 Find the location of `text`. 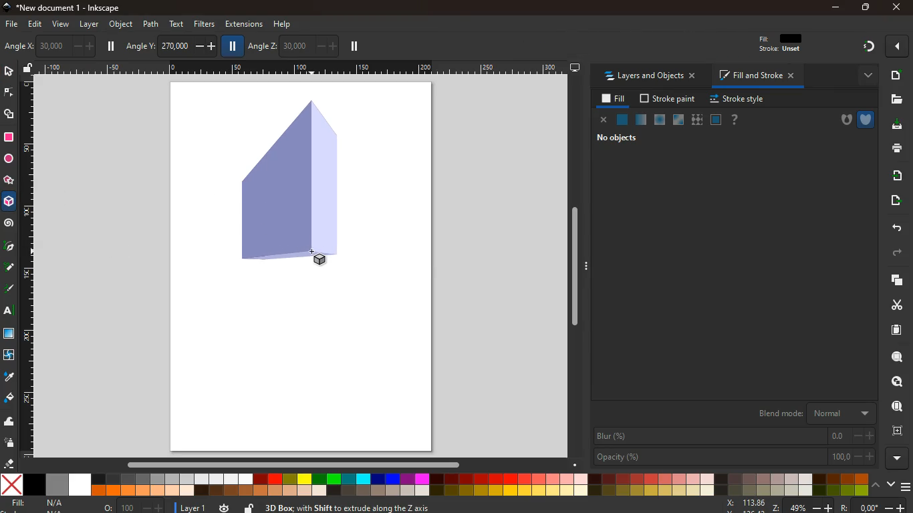

text is located at coordinates (178, 23).